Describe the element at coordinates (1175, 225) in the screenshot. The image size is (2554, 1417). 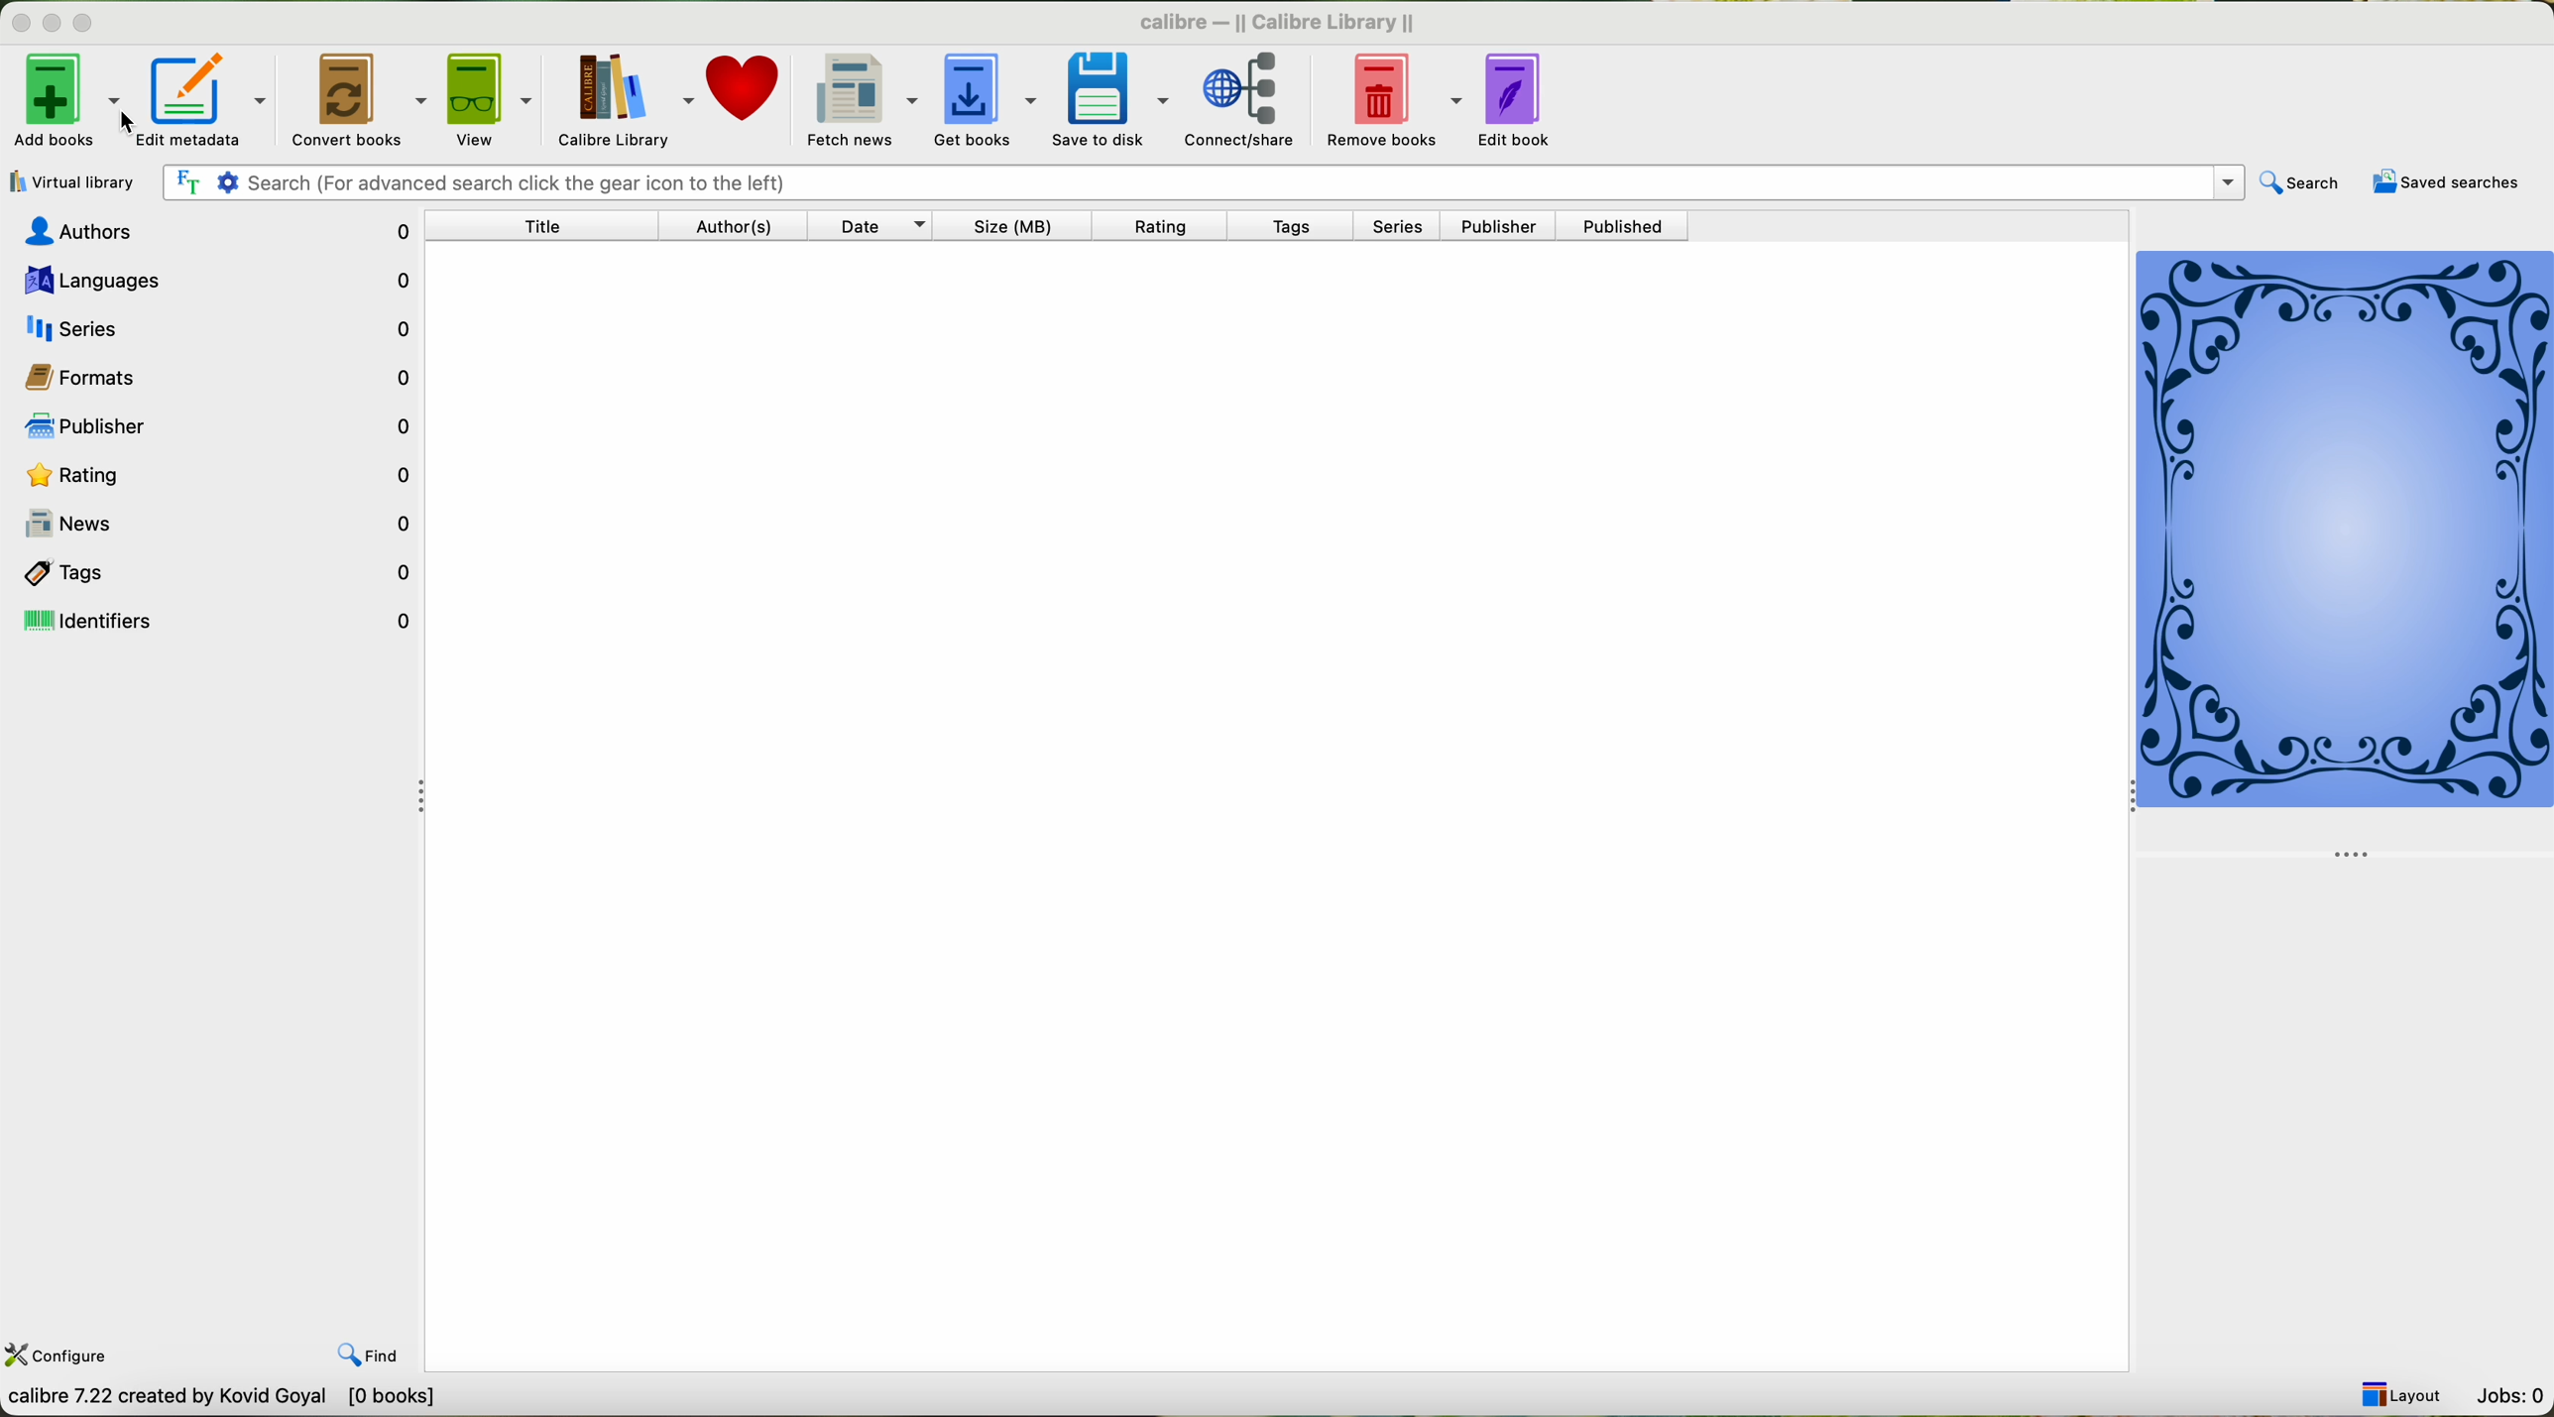
I see `rating` at that location.